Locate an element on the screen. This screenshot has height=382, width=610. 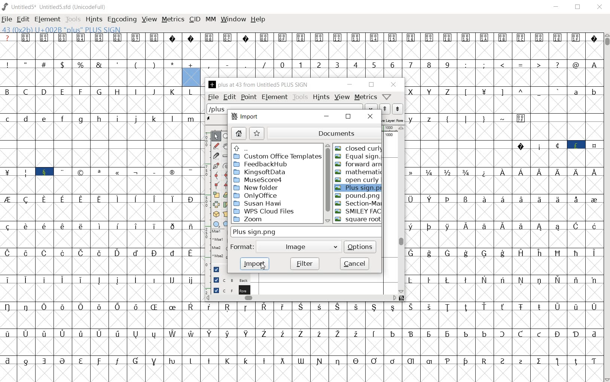
 is located at coordinates (182, 289).